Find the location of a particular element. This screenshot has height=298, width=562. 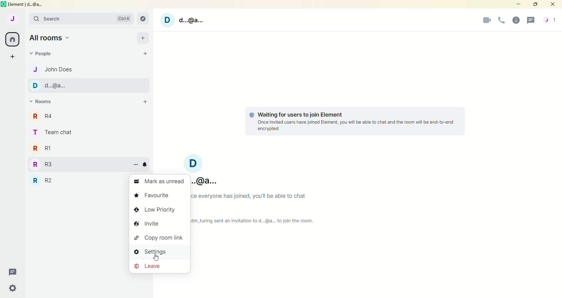

cursor is located at coordinates (156, 258).